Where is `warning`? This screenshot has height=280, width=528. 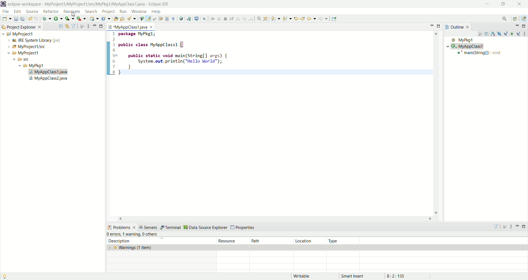 warning is located at coordinates (131, 234).